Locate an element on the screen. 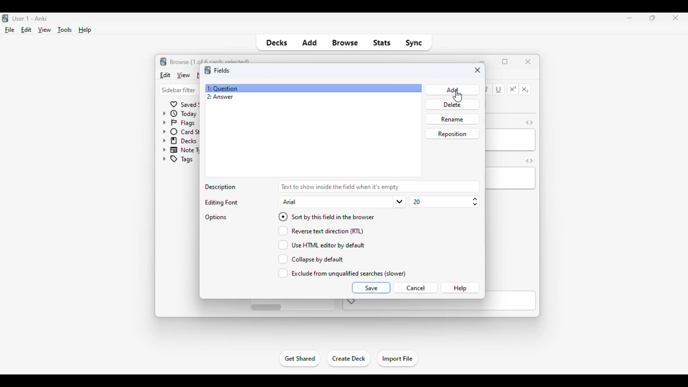  logo is located at coordinates (163, 61).